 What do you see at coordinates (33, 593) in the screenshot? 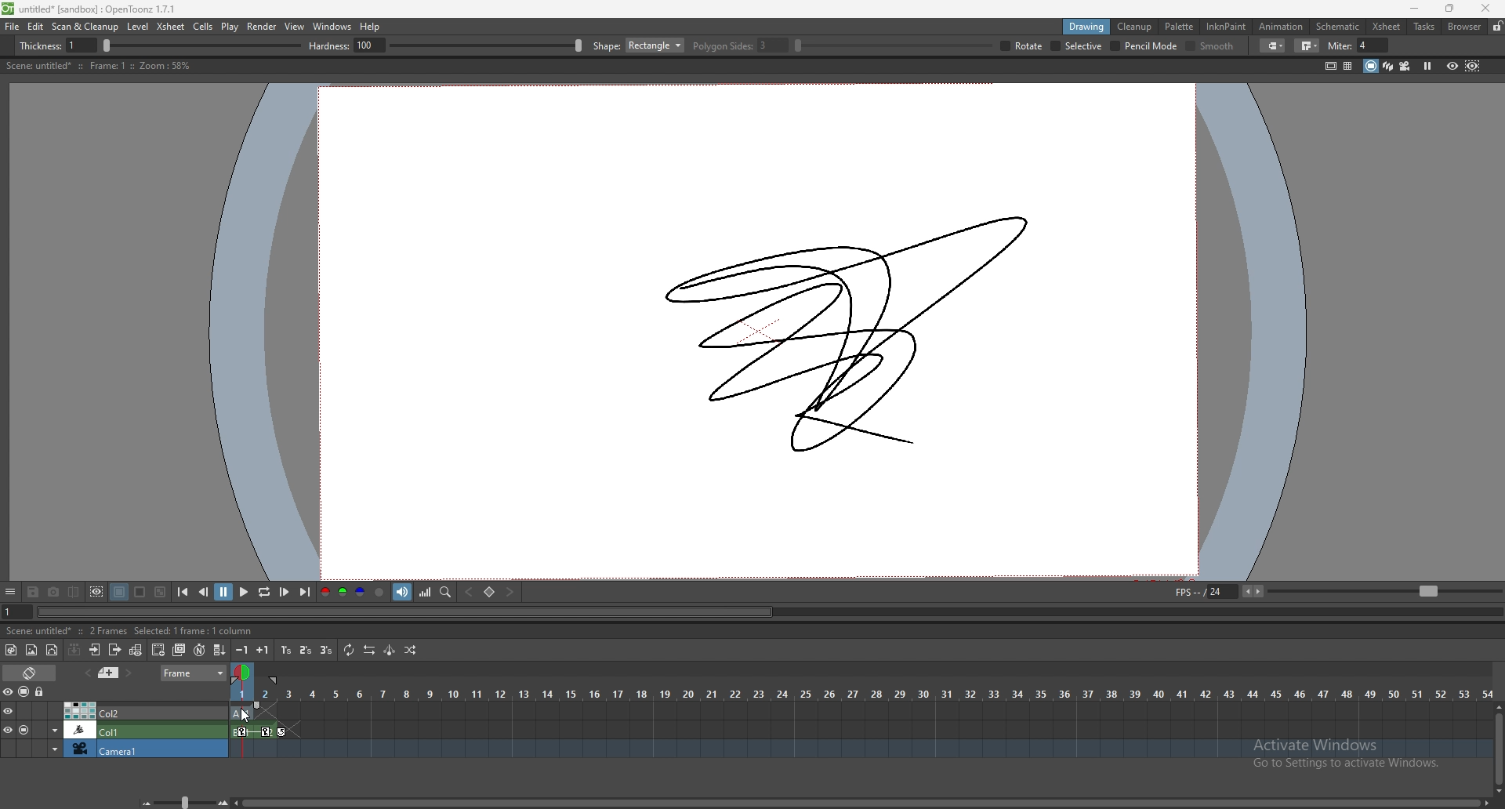
I see `save` at bounding box center [33, 593].